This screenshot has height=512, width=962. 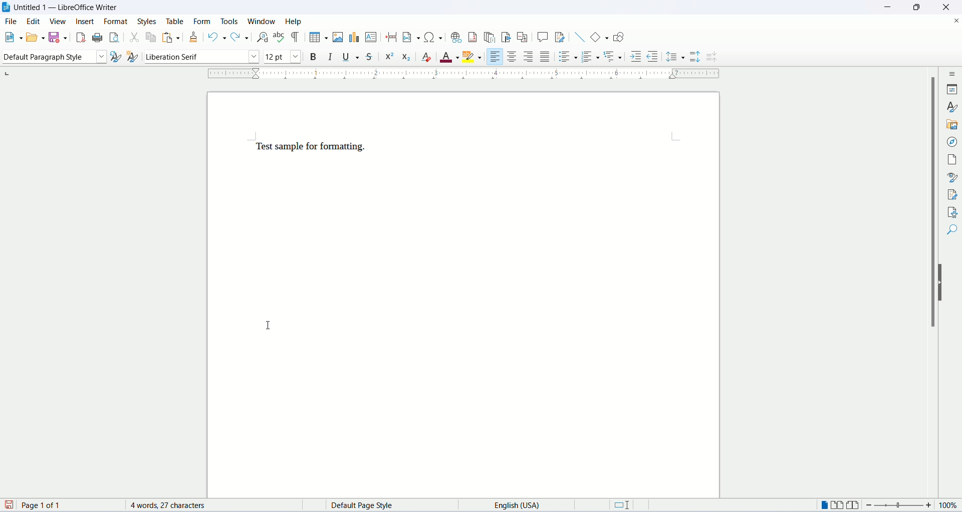 What do you see at coordinates (115, 56) in the screenshot?
I see `update selected style` at bounding box center [115, 56].